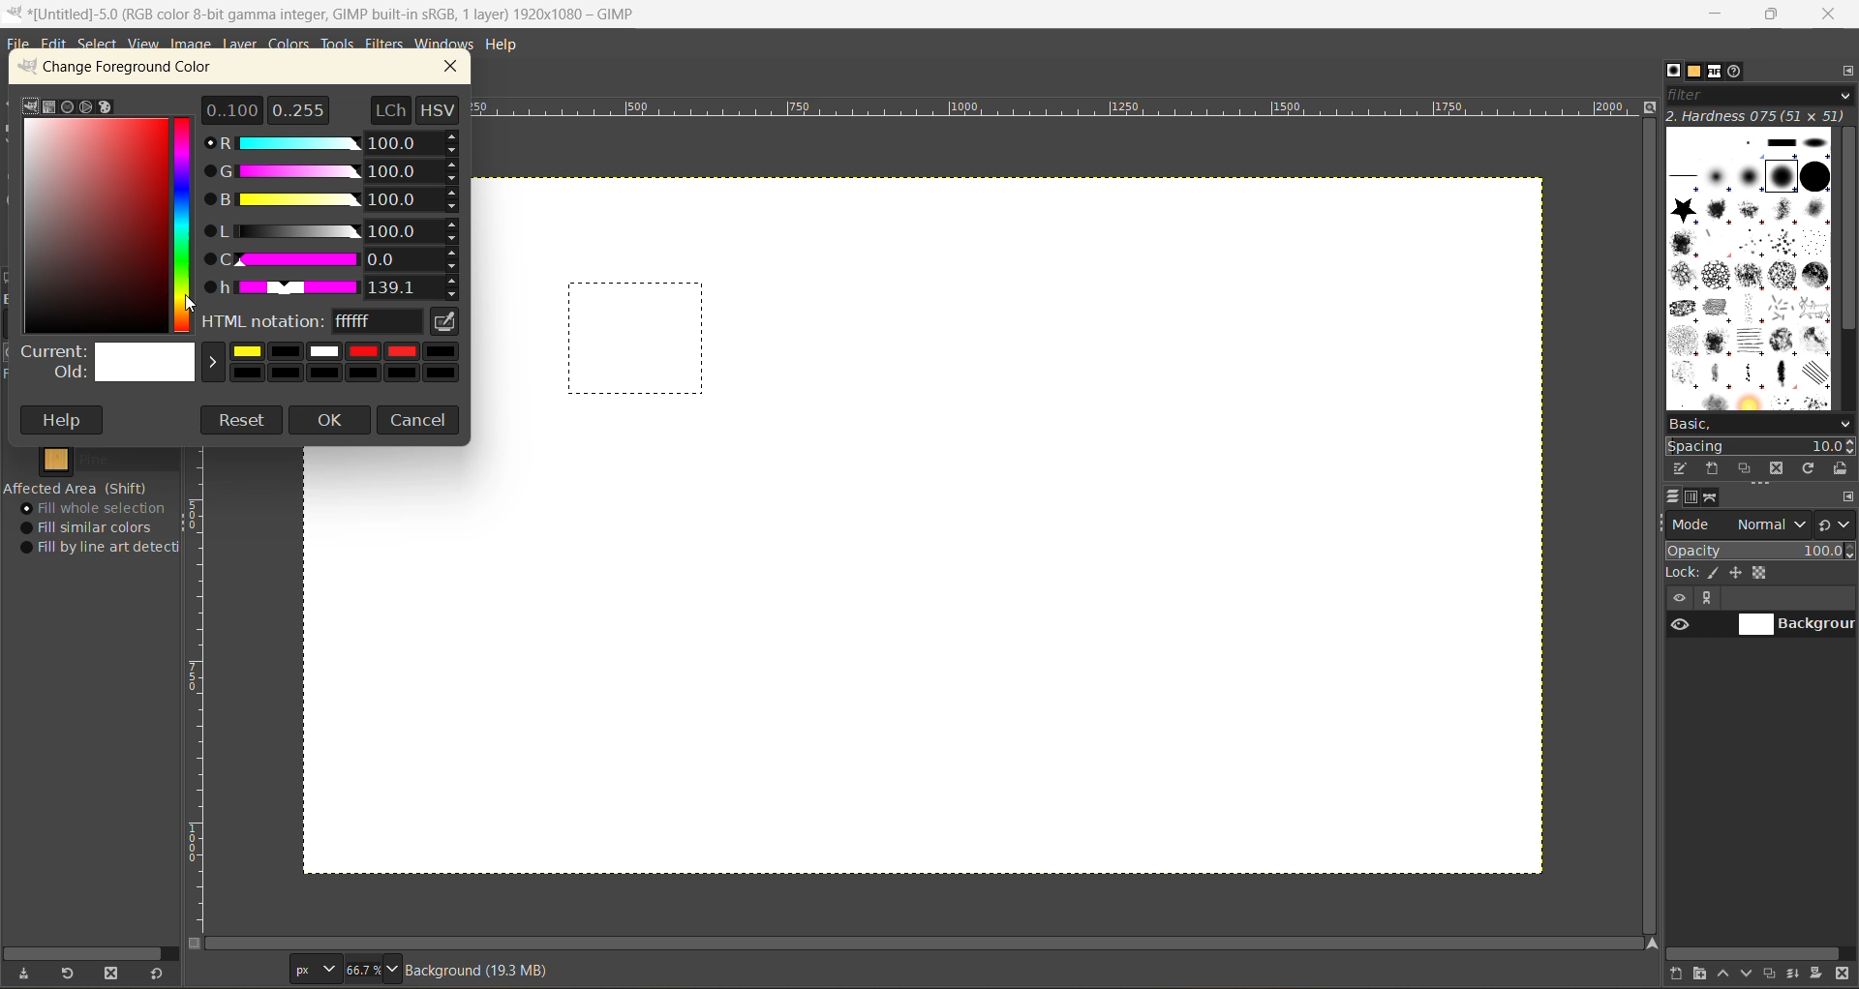  Describe the element at coordinates (336, 216) in the screenshot. I see `color scales` at that location.